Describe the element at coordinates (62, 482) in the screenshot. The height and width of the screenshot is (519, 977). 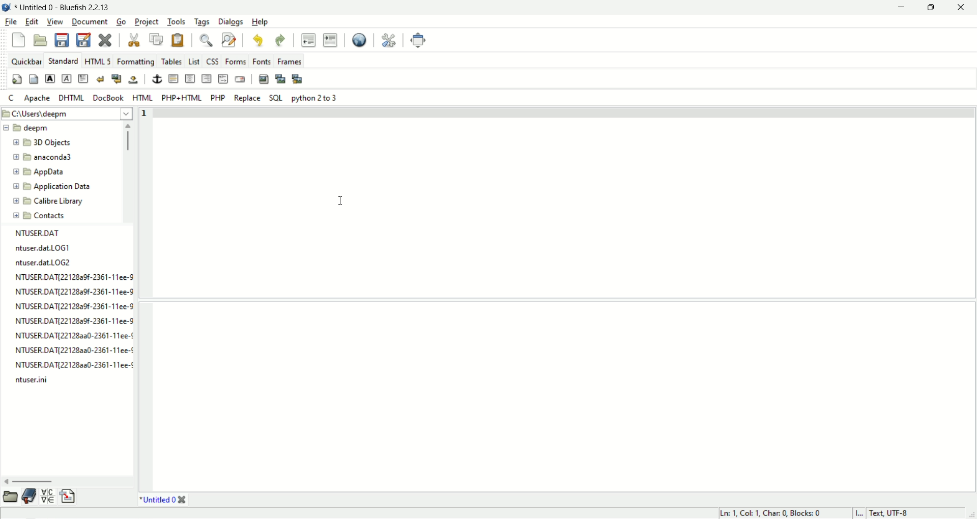
I see `scroll bar` at that location.